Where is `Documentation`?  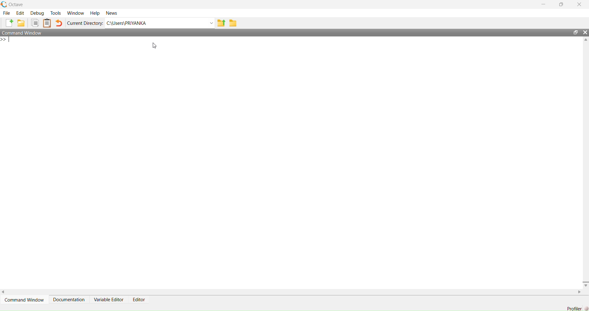
Documentation is located at coordinates (68, 300).